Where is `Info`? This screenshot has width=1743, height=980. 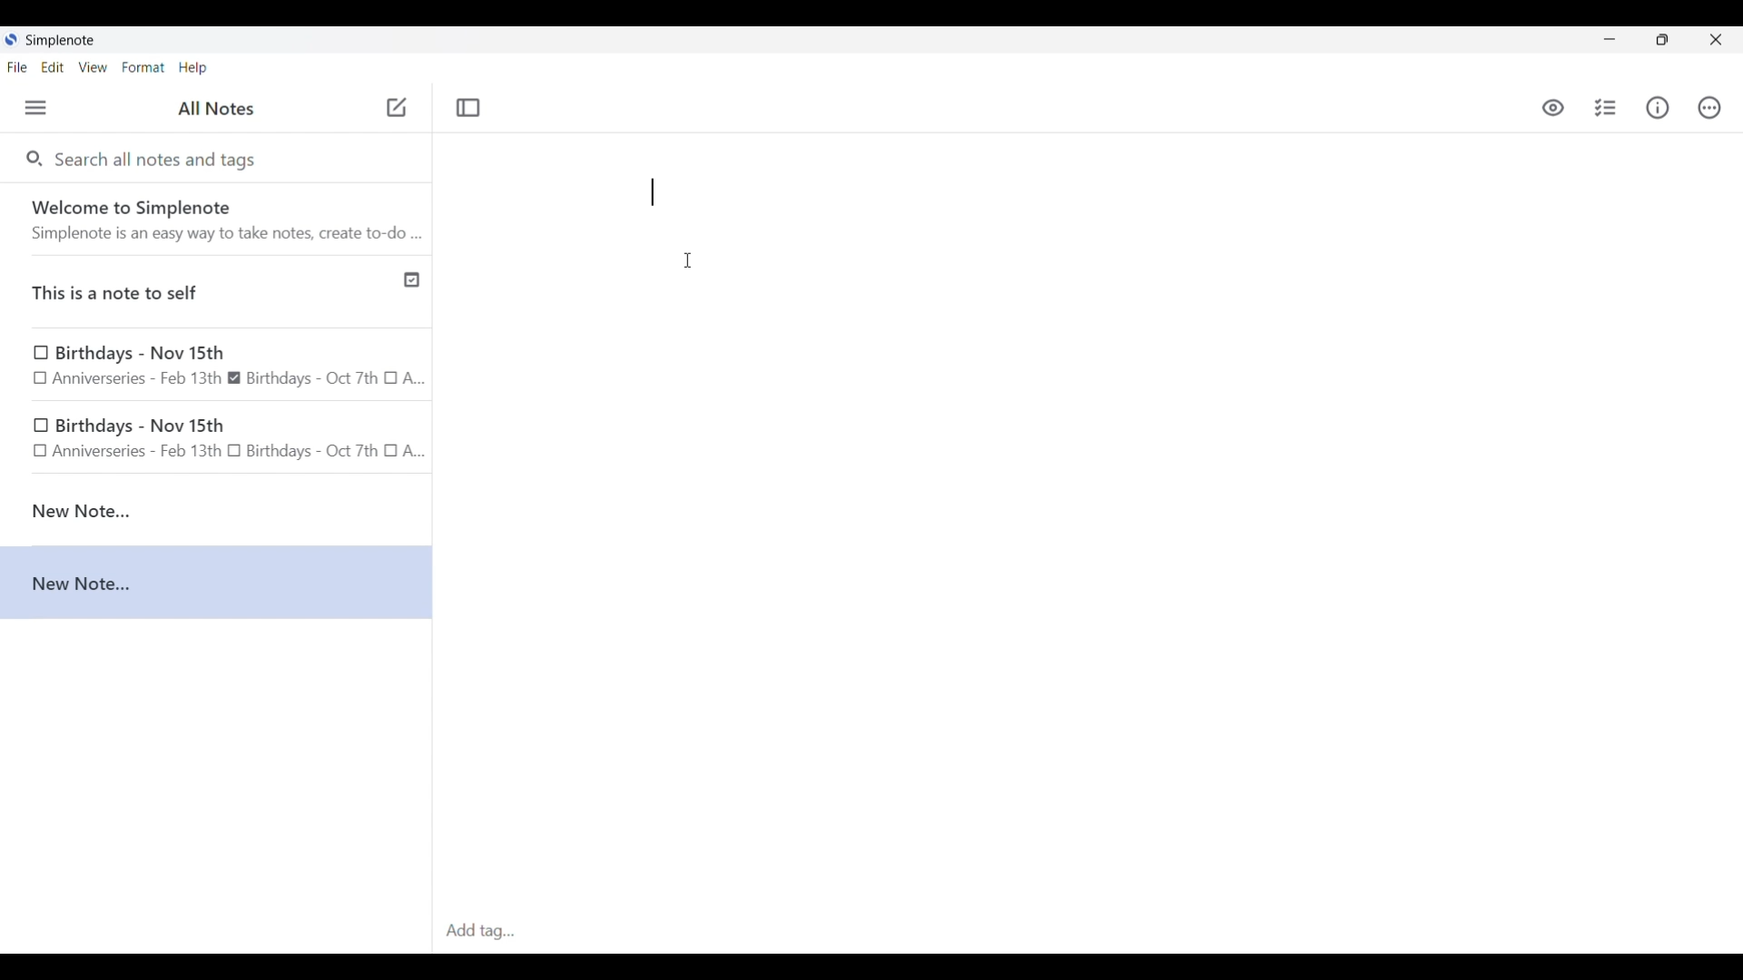 Info is located at coordinates (1658, 107).